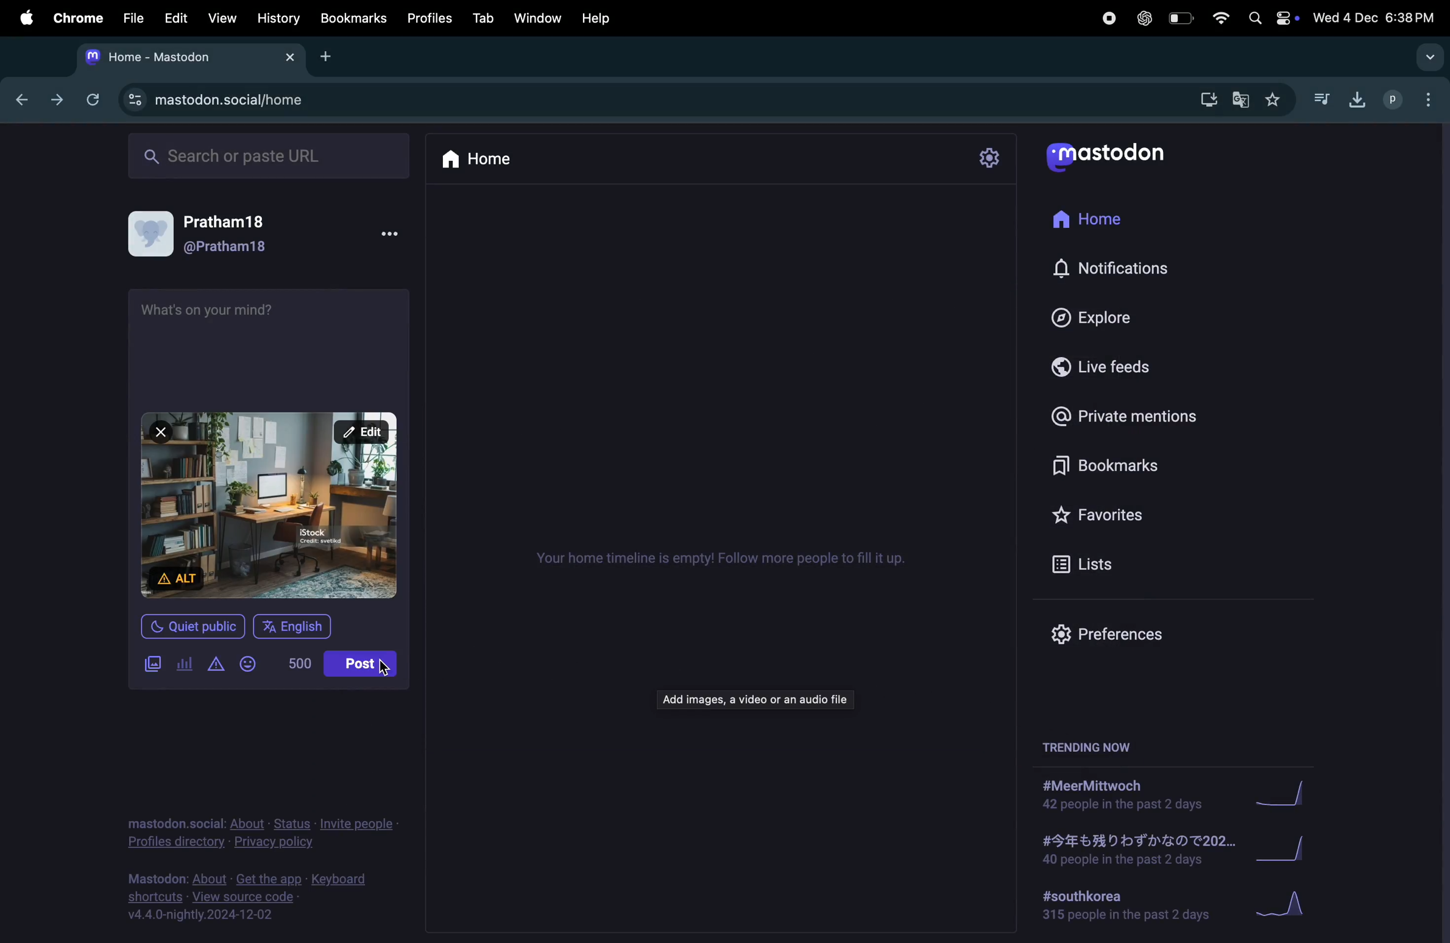  Describe the element at coordinates (329, 62) in the screenshot. I see `add tab` at that location.